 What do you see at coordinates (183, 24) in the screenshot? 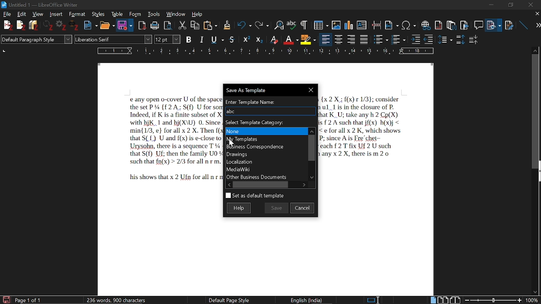
I see `Cut` at bounding box center [183, 24].